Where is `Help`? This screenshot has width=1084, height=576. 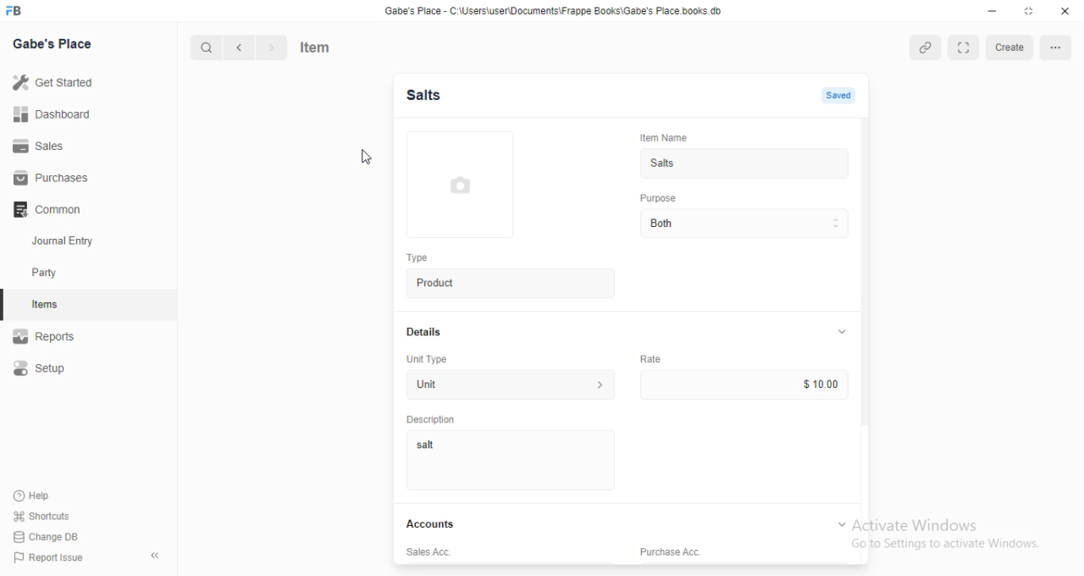
Help is located at coordinates (39, 496).